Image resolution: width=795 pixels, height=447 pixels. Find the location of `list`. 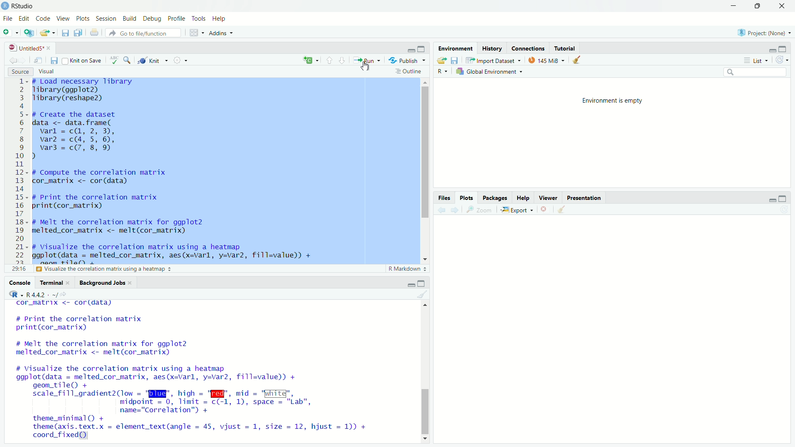

list is located at coordinates (756, 60).